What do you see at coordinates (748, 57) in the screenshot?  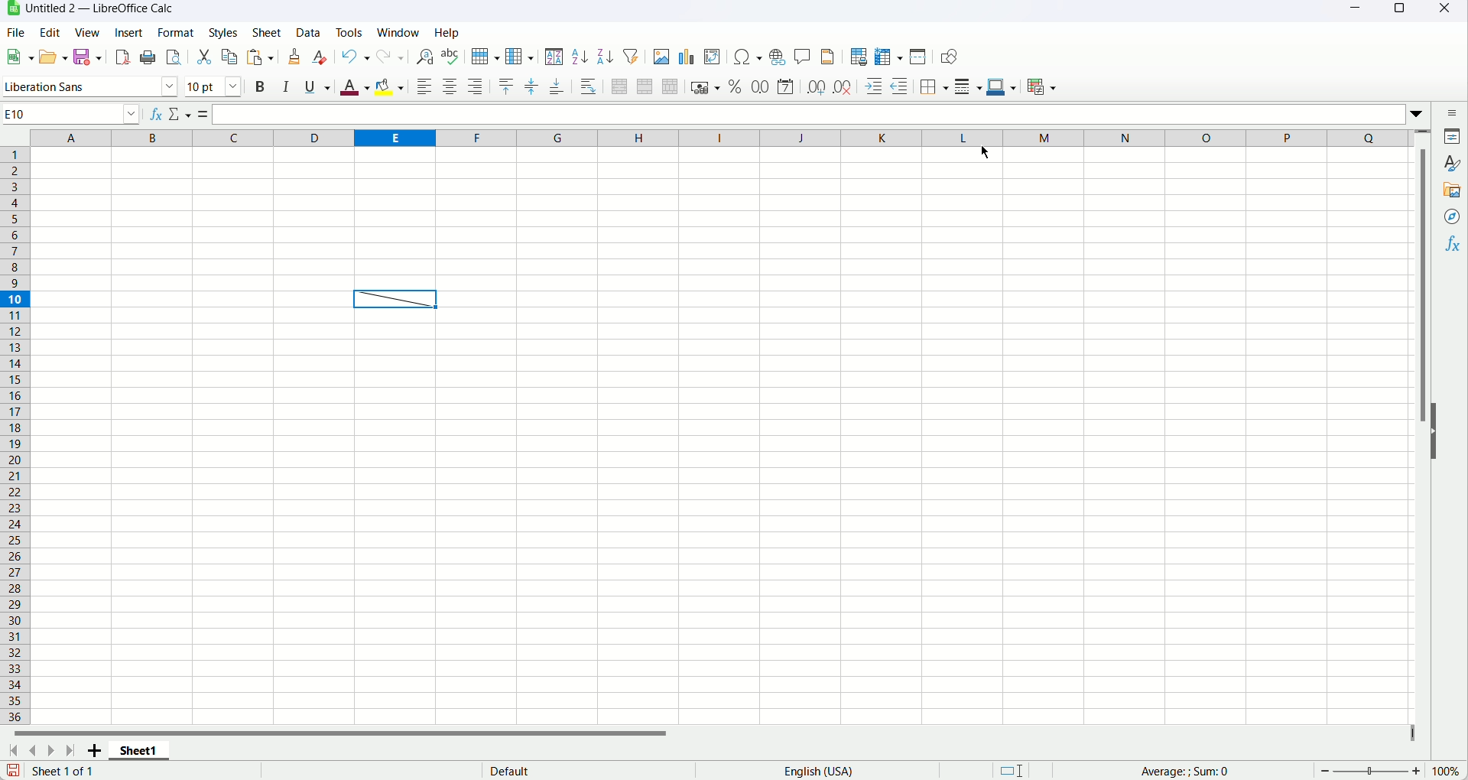 I see `insert special characters` at bounding box center [748, 57].